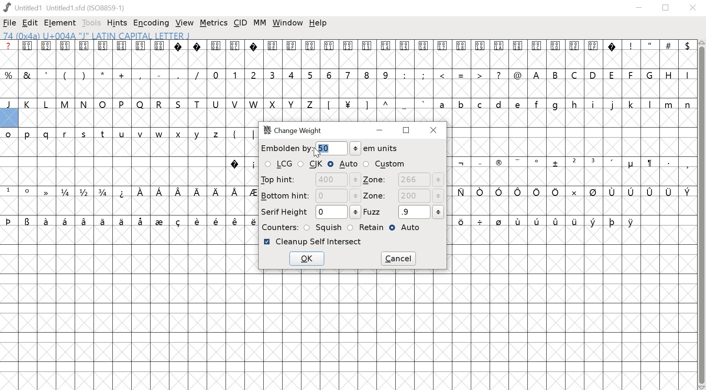 The image size is (706, 390). What do you see at coordinates (114, 135) in the screenshot?
I see `lowercase letters` at bounding box center [114, 135].